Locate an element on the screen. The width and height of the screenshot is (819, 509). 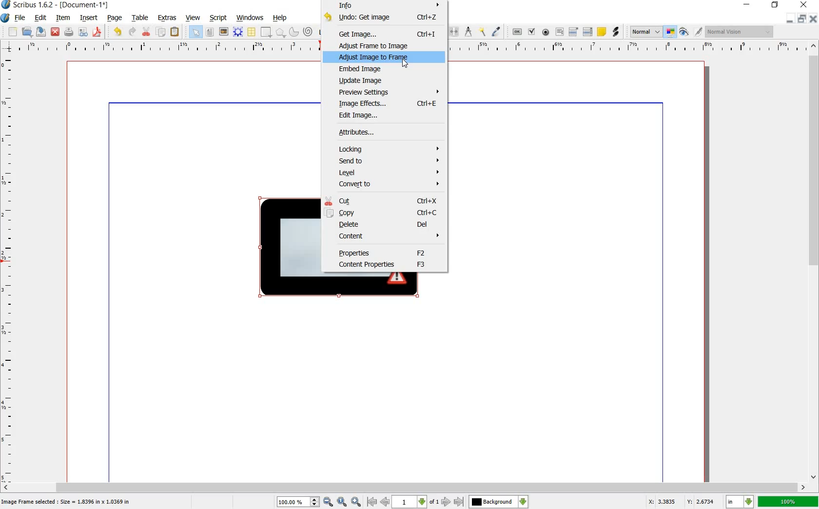
item is located at coordinates (61, 18).